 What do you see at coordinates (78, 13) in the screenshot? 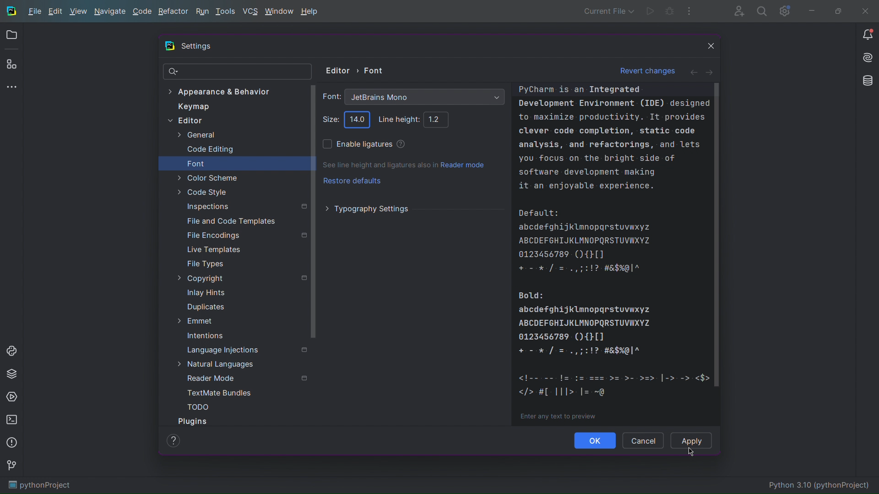
I see `View` at bounding box center [78, 13].